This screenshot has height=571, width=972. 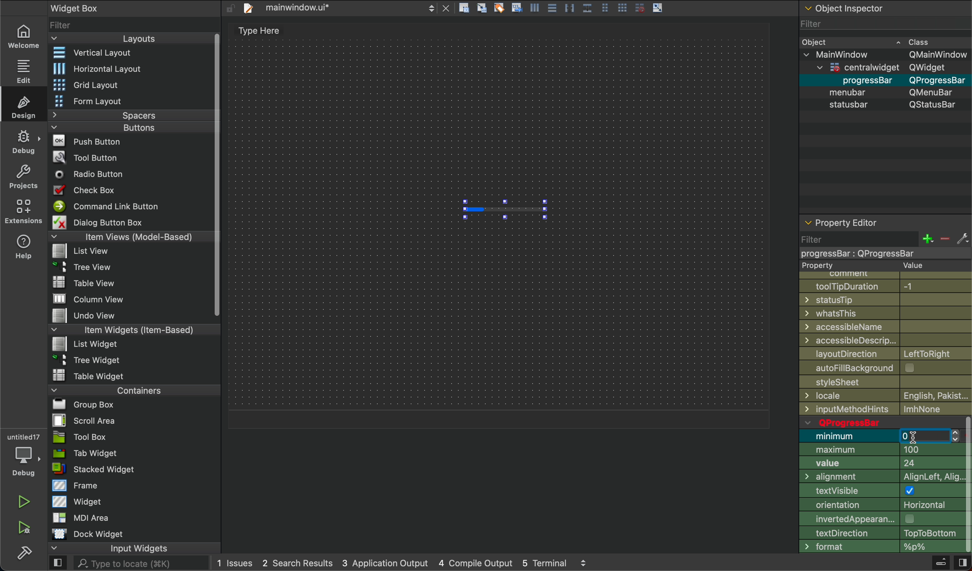 What do you see at coordinates (884, 23) in the screenshot?
I see `Filter` at bounding box center [884, 23].